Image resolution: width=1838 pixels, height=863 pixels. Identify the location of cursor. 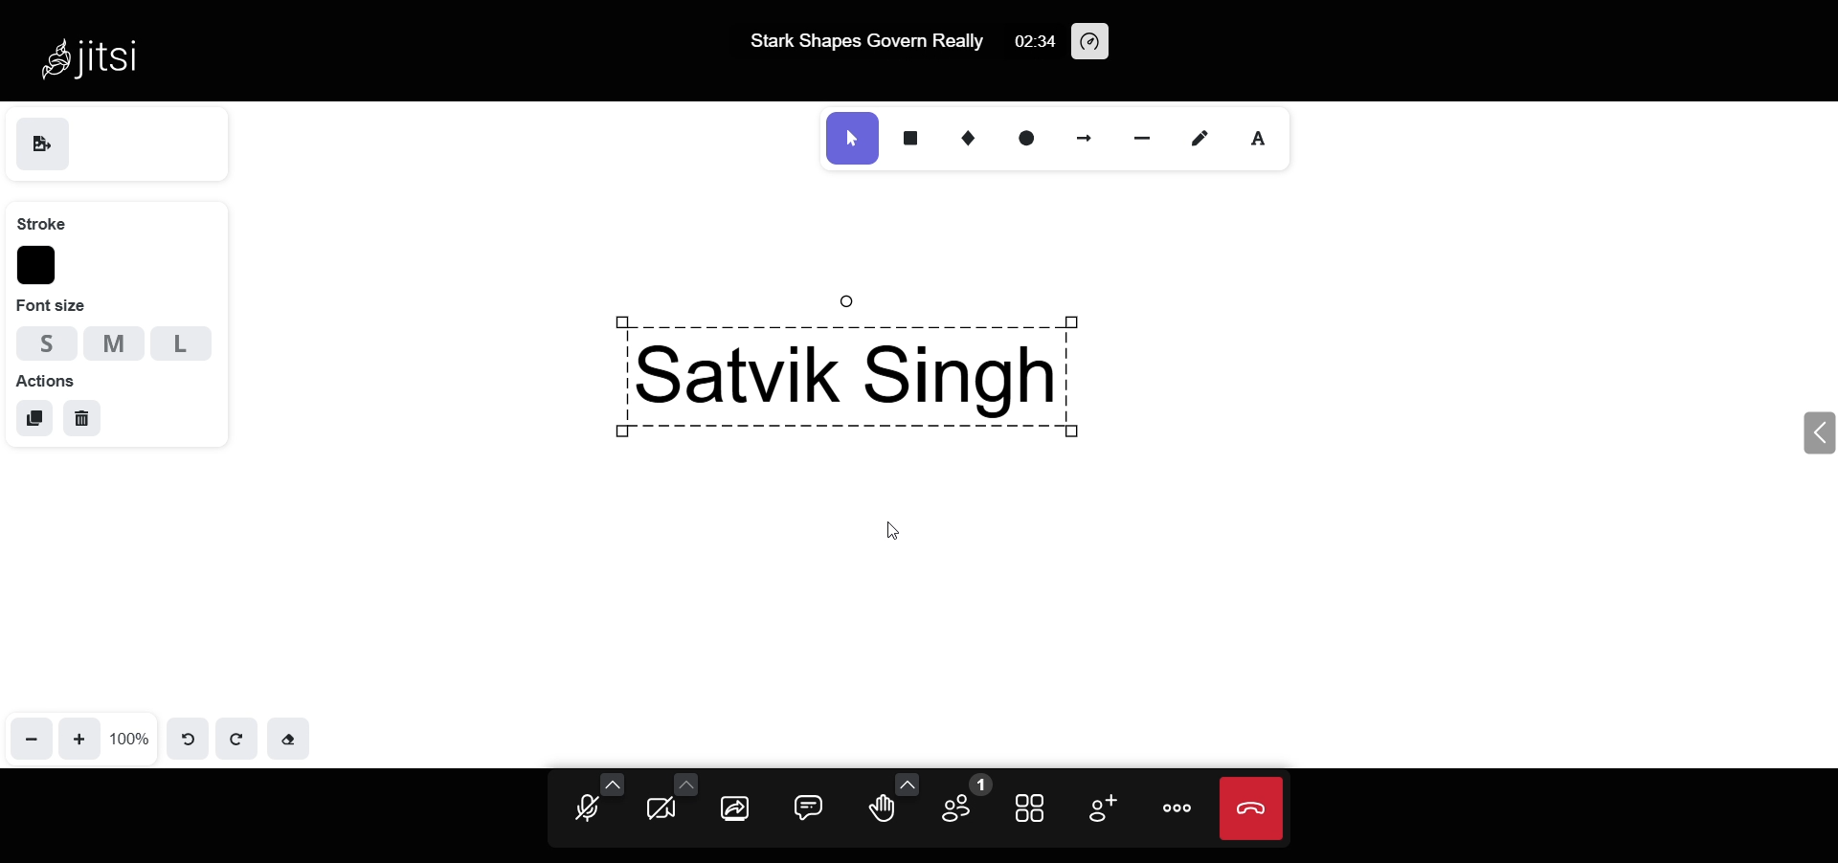
(900, 532).